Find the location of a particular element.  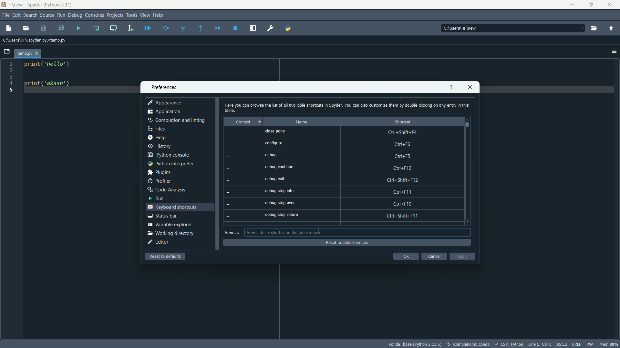

close icon is located at coordinates (470, 88).